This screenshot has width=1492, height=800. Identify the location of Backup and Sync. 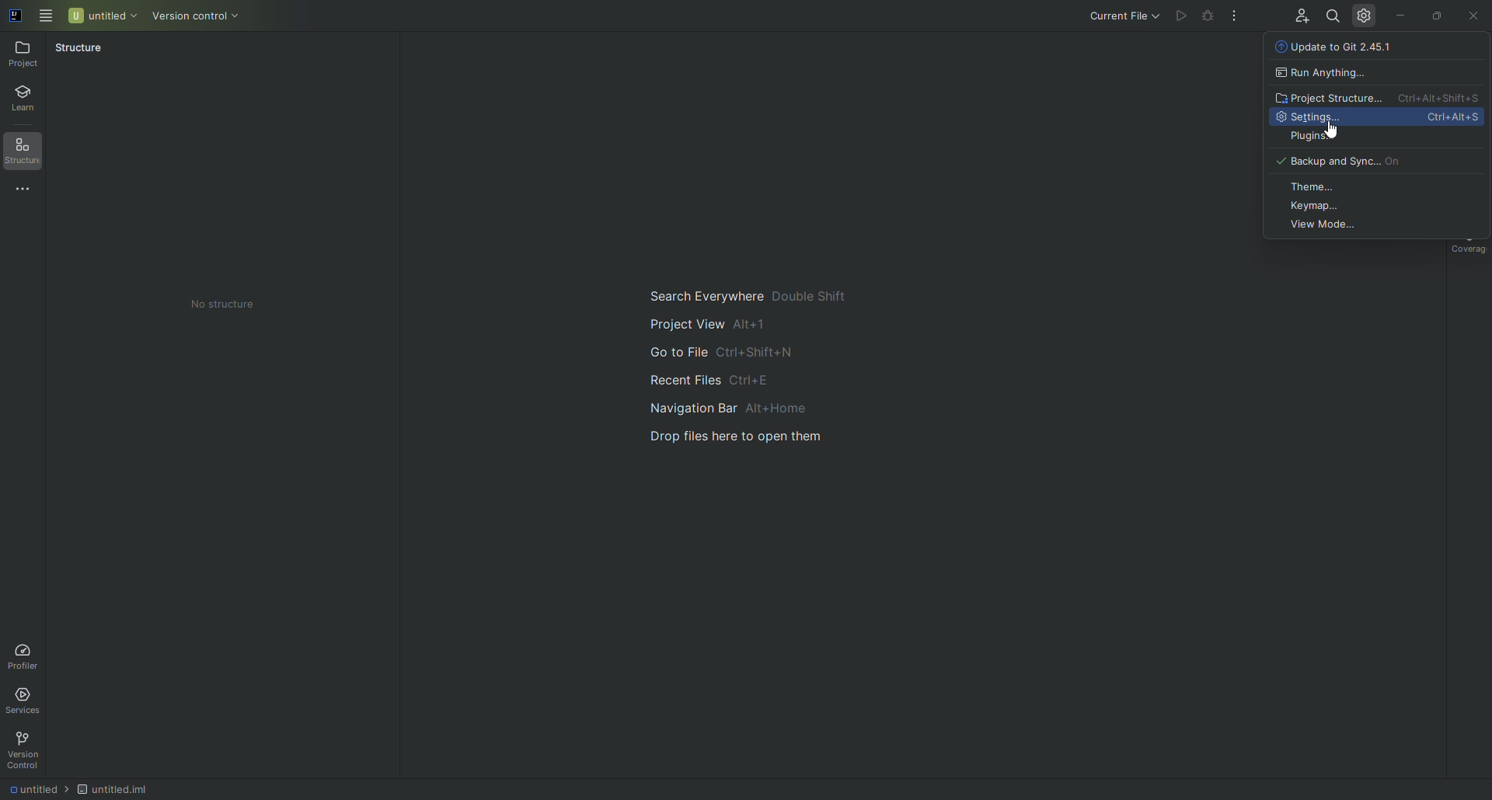
(1359, 164).